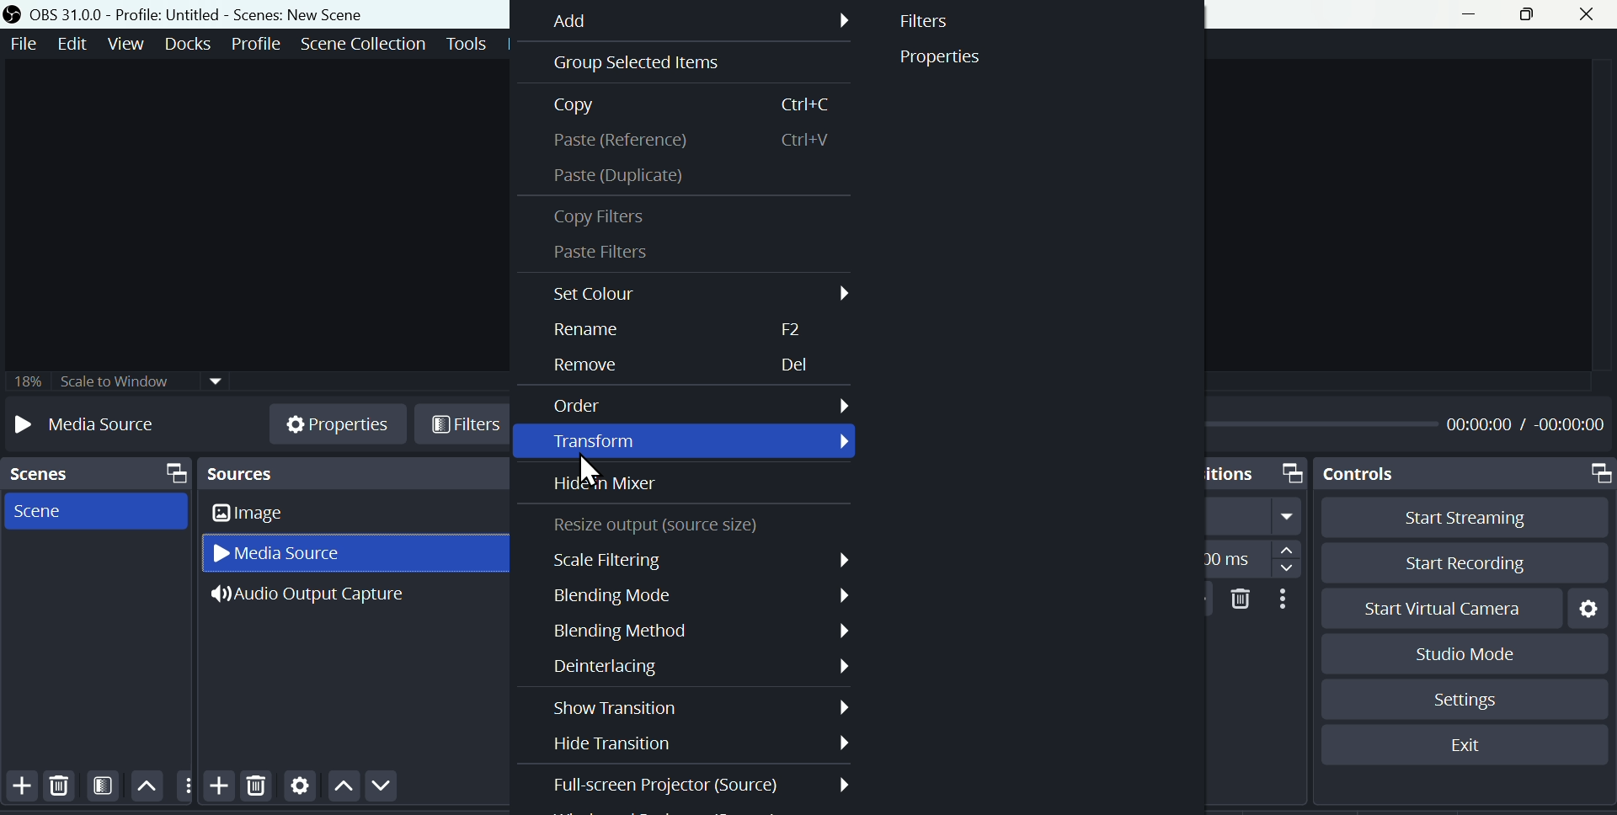  What do you see at coordinates (691, 631) in the screenshot?
I see `Blending method` at bounding box center [691, 631].